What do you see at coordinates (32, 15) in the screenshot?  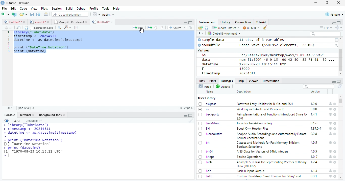 I see `Save the current document` at bounding box center [32, 15].